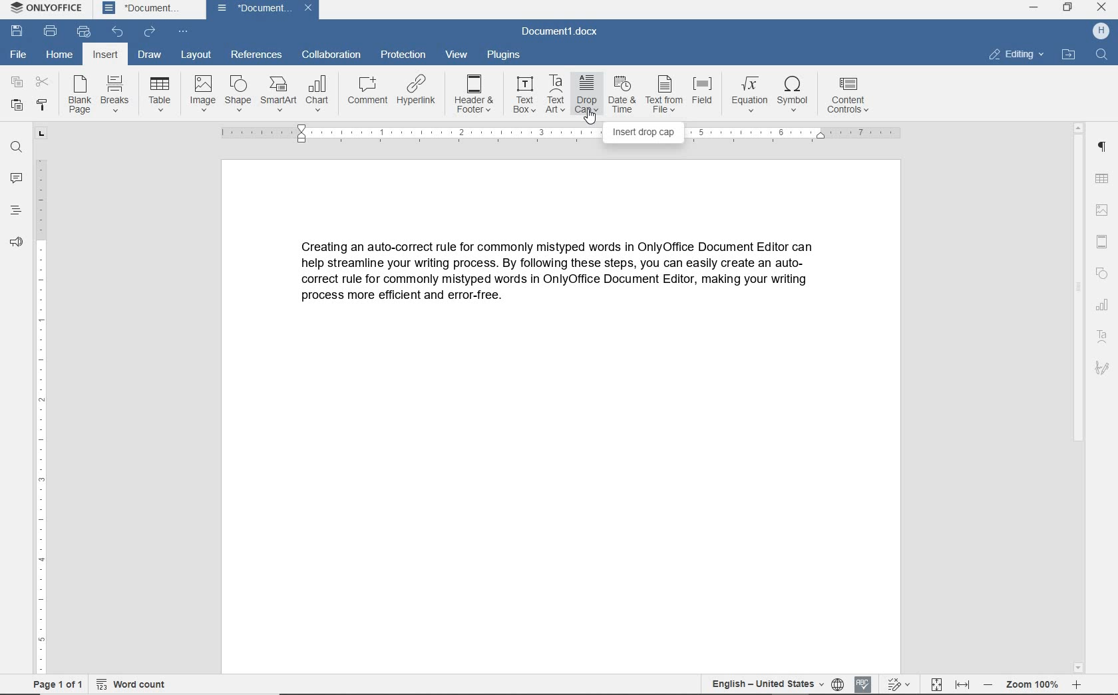 This screenshot has width=1118, height=695. Describe the element at coordinates (61, 53) in the screenshot. I see `home` at that location.